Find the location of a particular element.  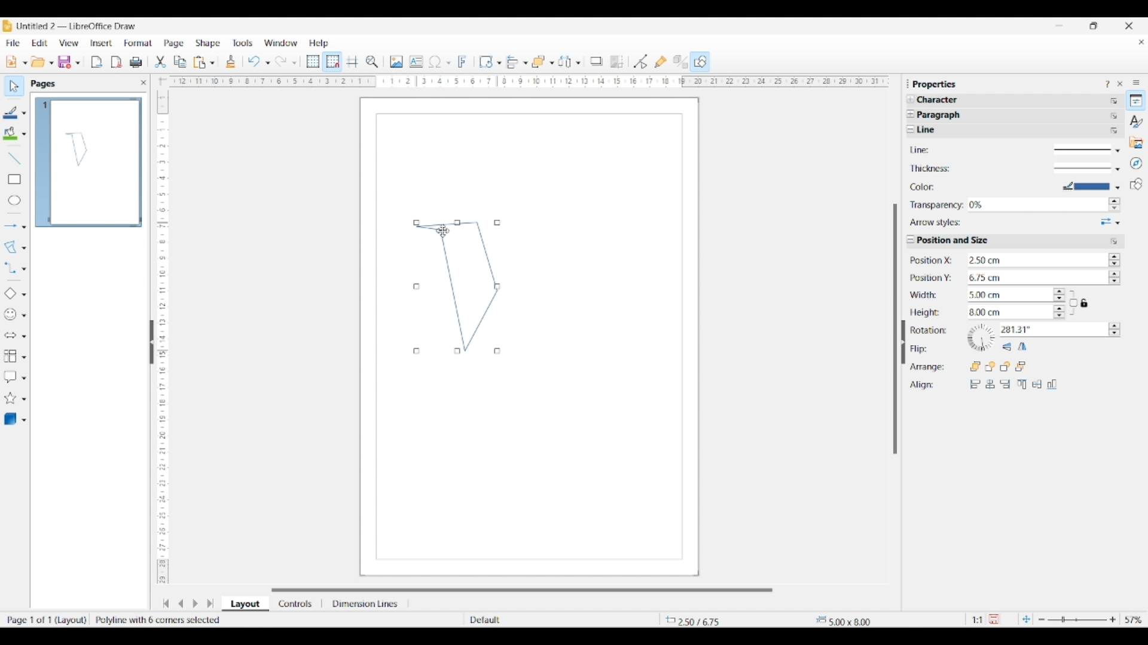

Select is located at coordinates (14, 86).